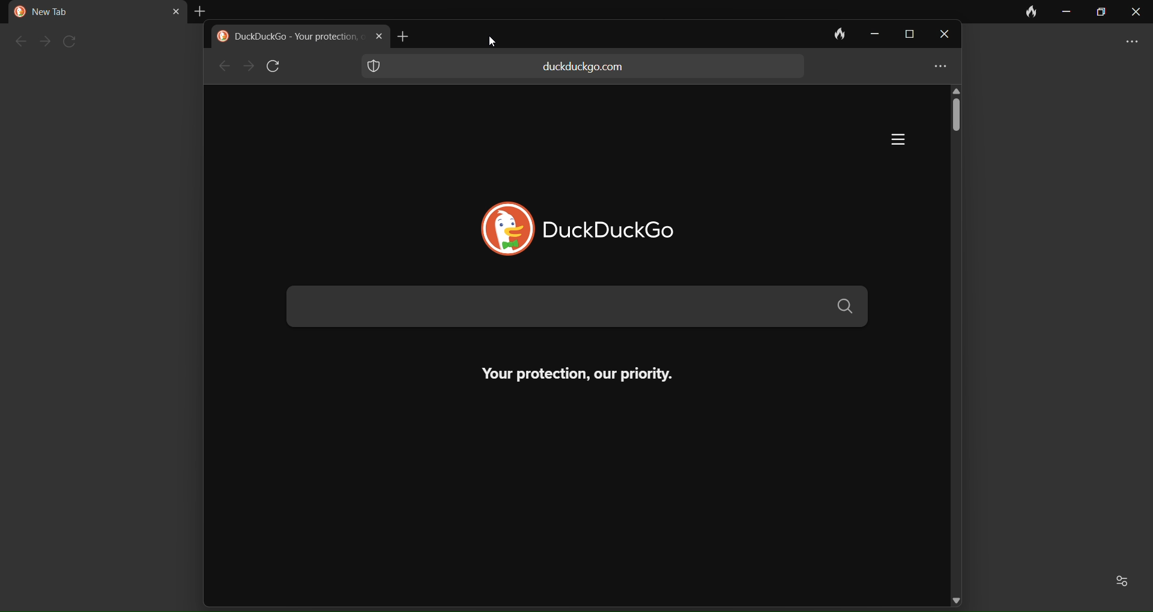 This screenshot has height=612, width=1153. I want to click on more, so click(1134, 41).